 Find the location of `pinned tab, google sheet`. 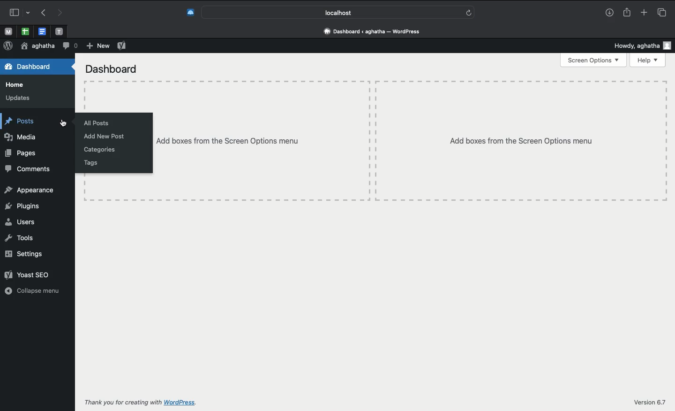

pinned tab, google sheet is located at coordinates (25, 30).